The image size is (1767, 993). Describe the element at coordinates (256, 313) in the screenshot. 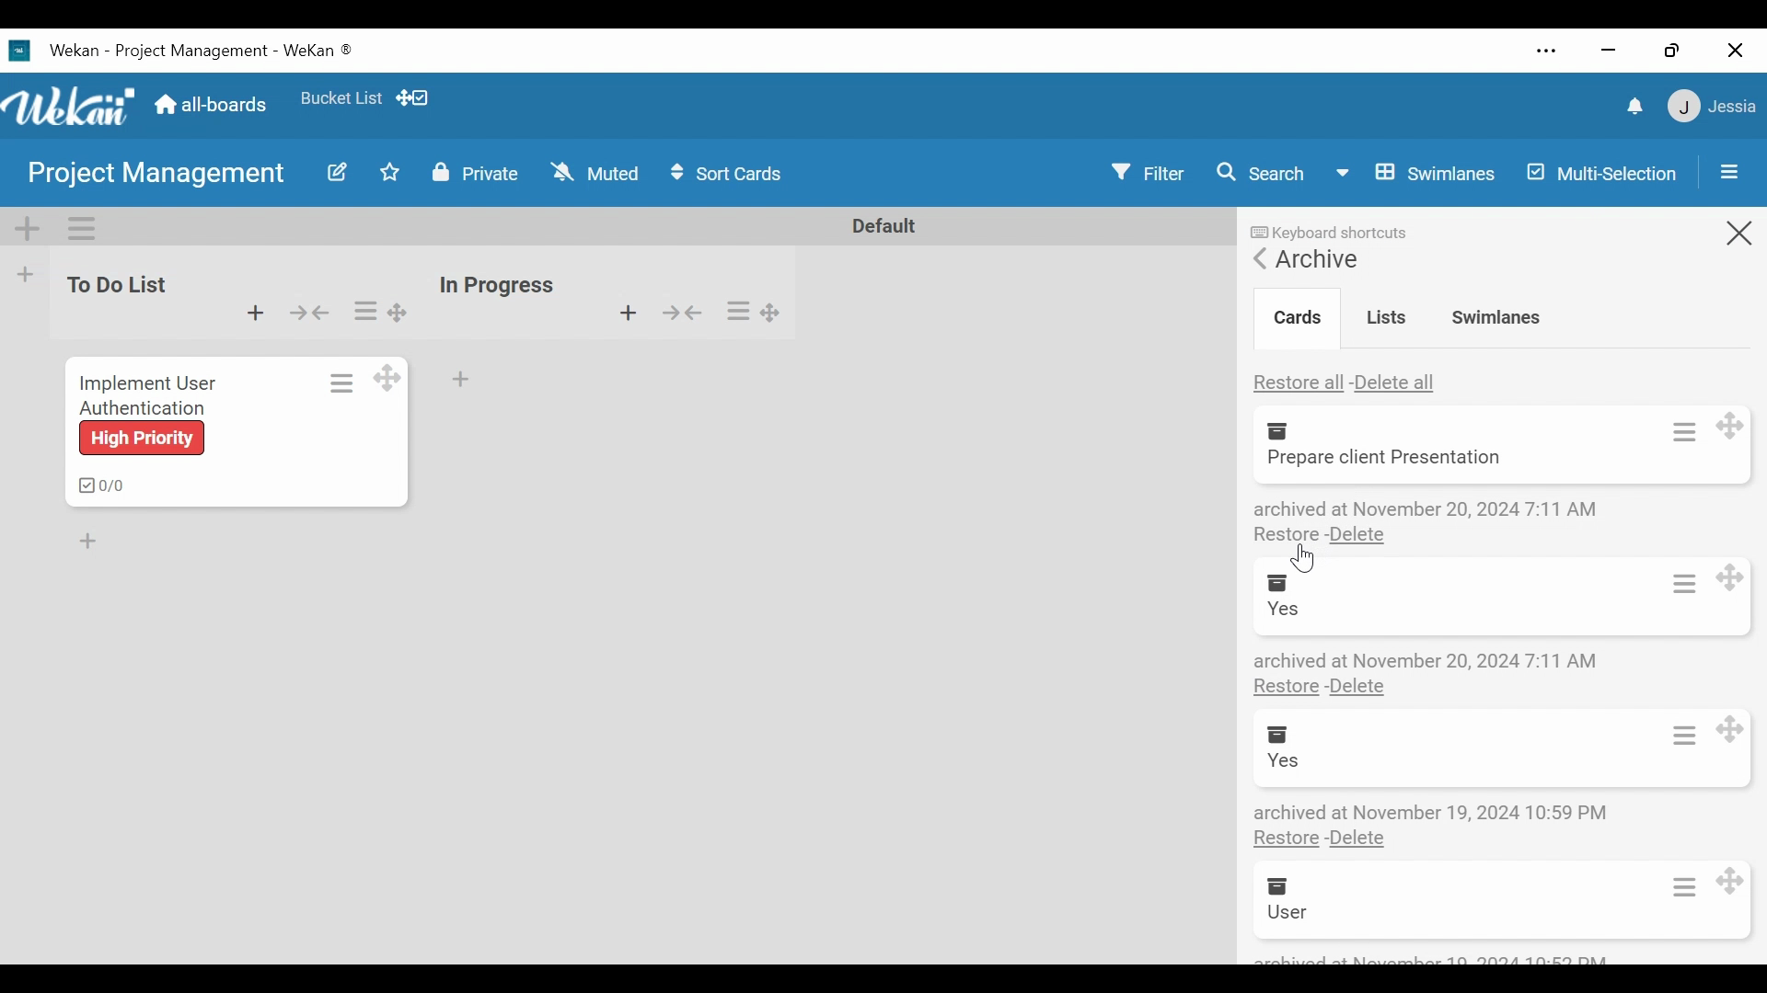

I see `Add Card to top of the list` at that location.